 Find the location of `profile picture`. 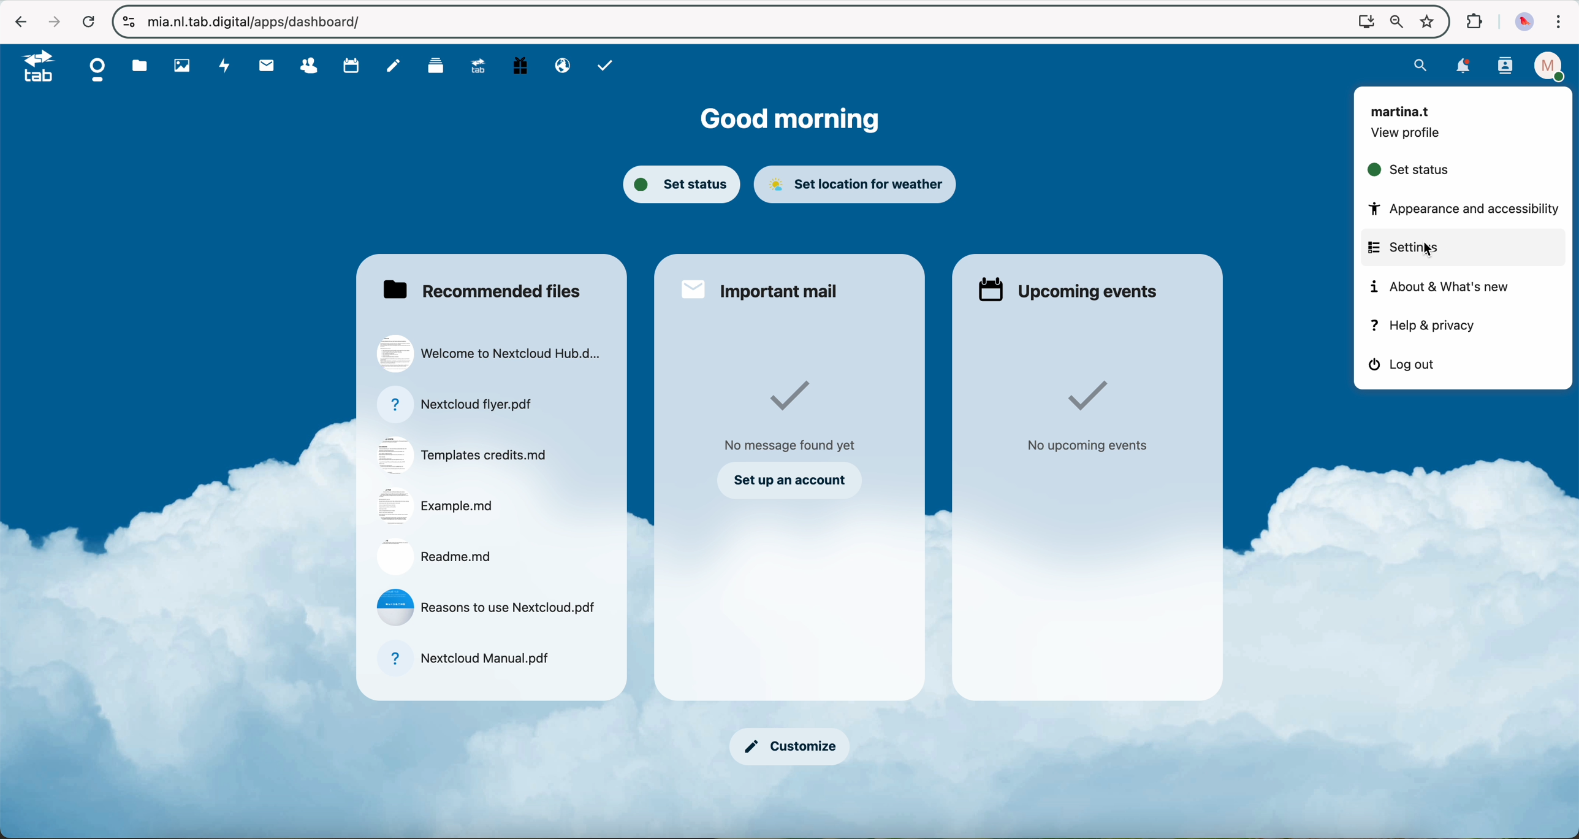

profile picture is located at coordinates (1524, 21).